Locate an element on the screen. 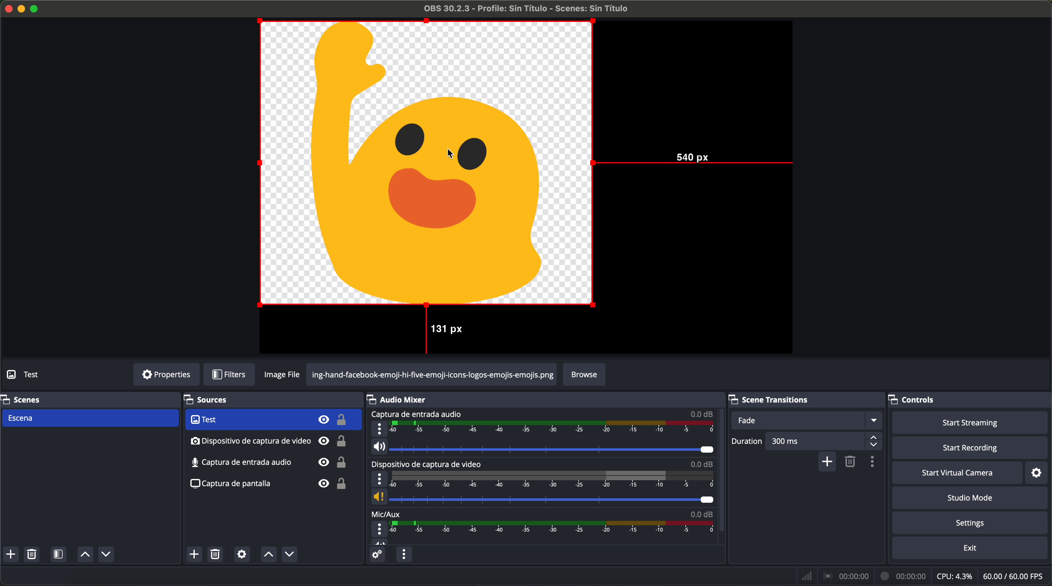 Image resolution: width=1052 pixels, height=586 pixels. audio mixer is located at coordinates (401, 399).